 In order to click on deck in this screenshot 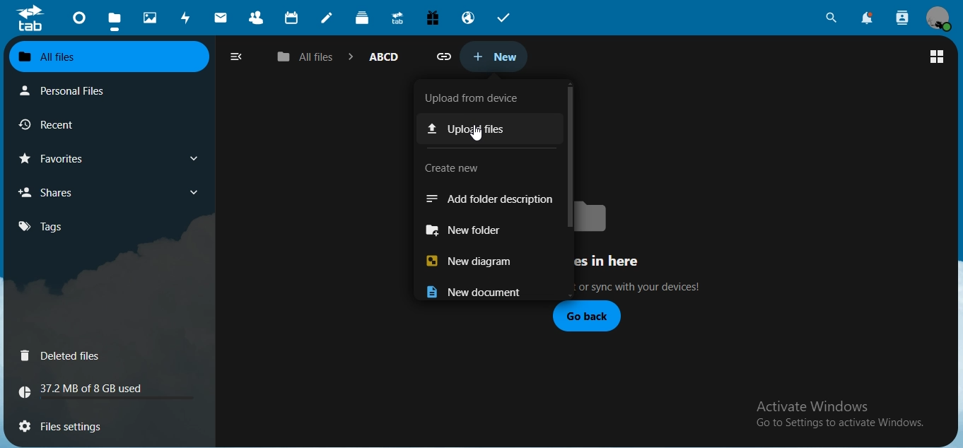, I will do `click(364, 20)`.